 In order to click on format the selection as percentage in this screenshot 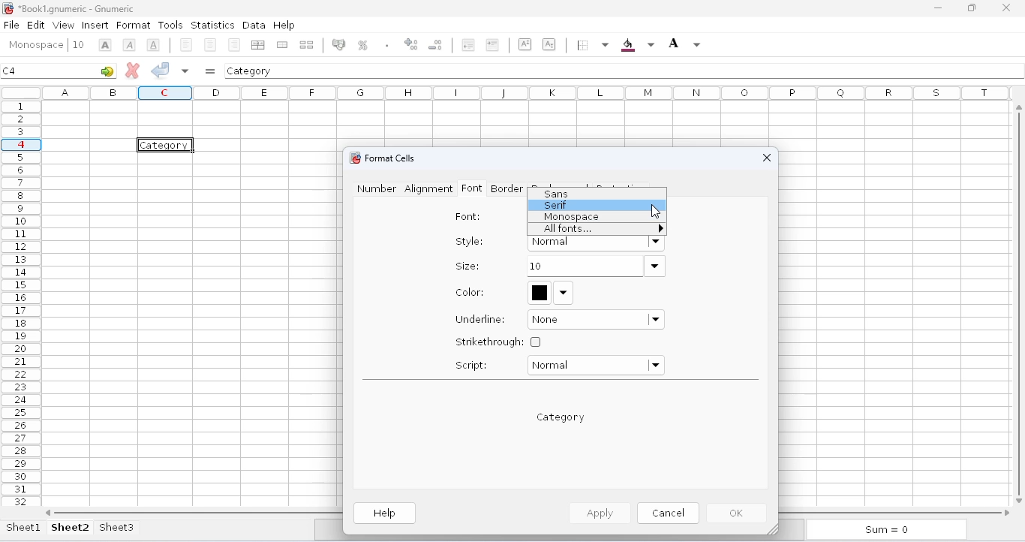, I will do `click(362, 45)`.